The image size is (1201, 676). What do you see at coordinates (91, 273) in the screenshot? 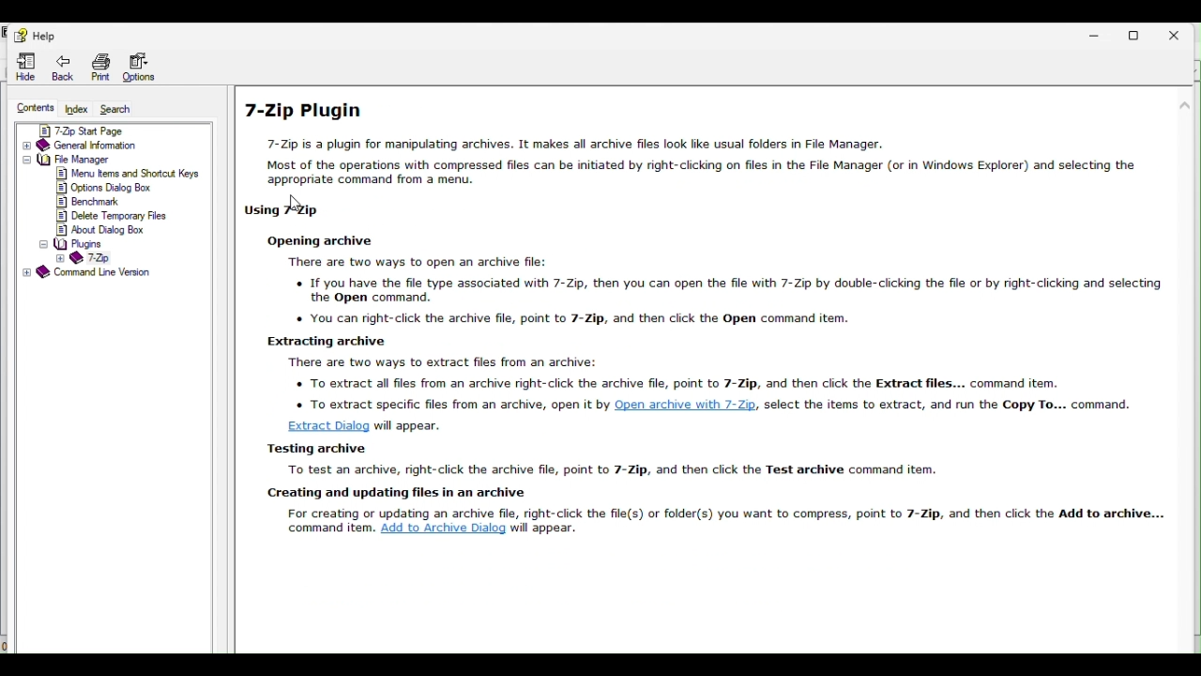
I see `command line version` at bounding box center [91, 273].